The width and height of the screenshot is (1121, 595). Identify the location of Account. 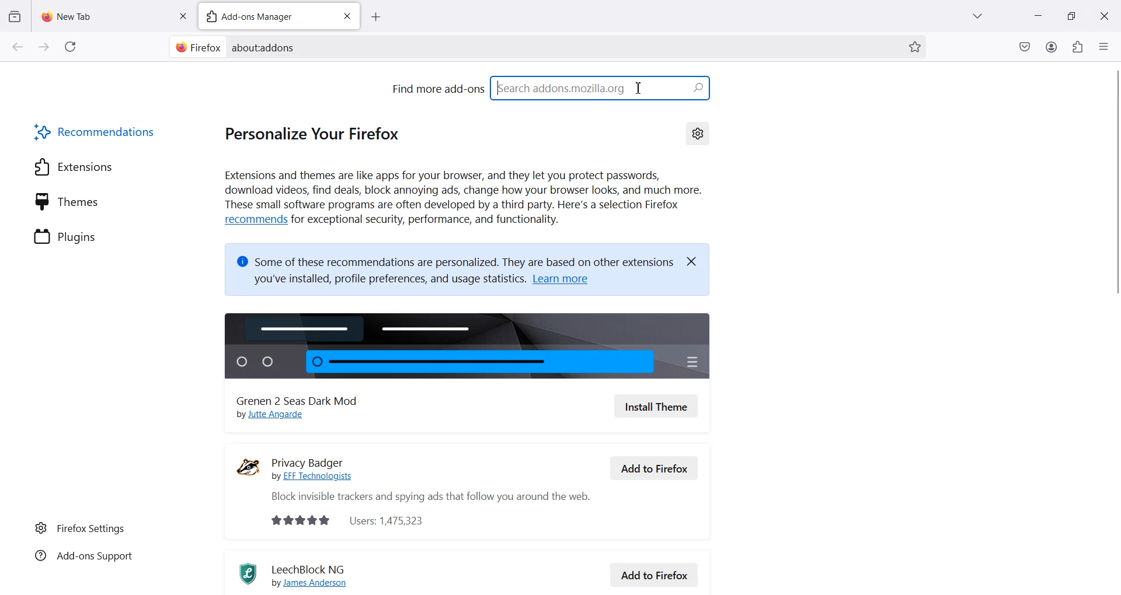
(1052, 47).